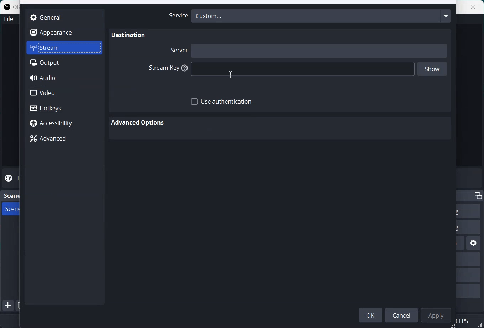 This screenshot has width=484, height=328. Describe the element at coordinates (437, 315) in the screenshot. I see `Apply` at that location.